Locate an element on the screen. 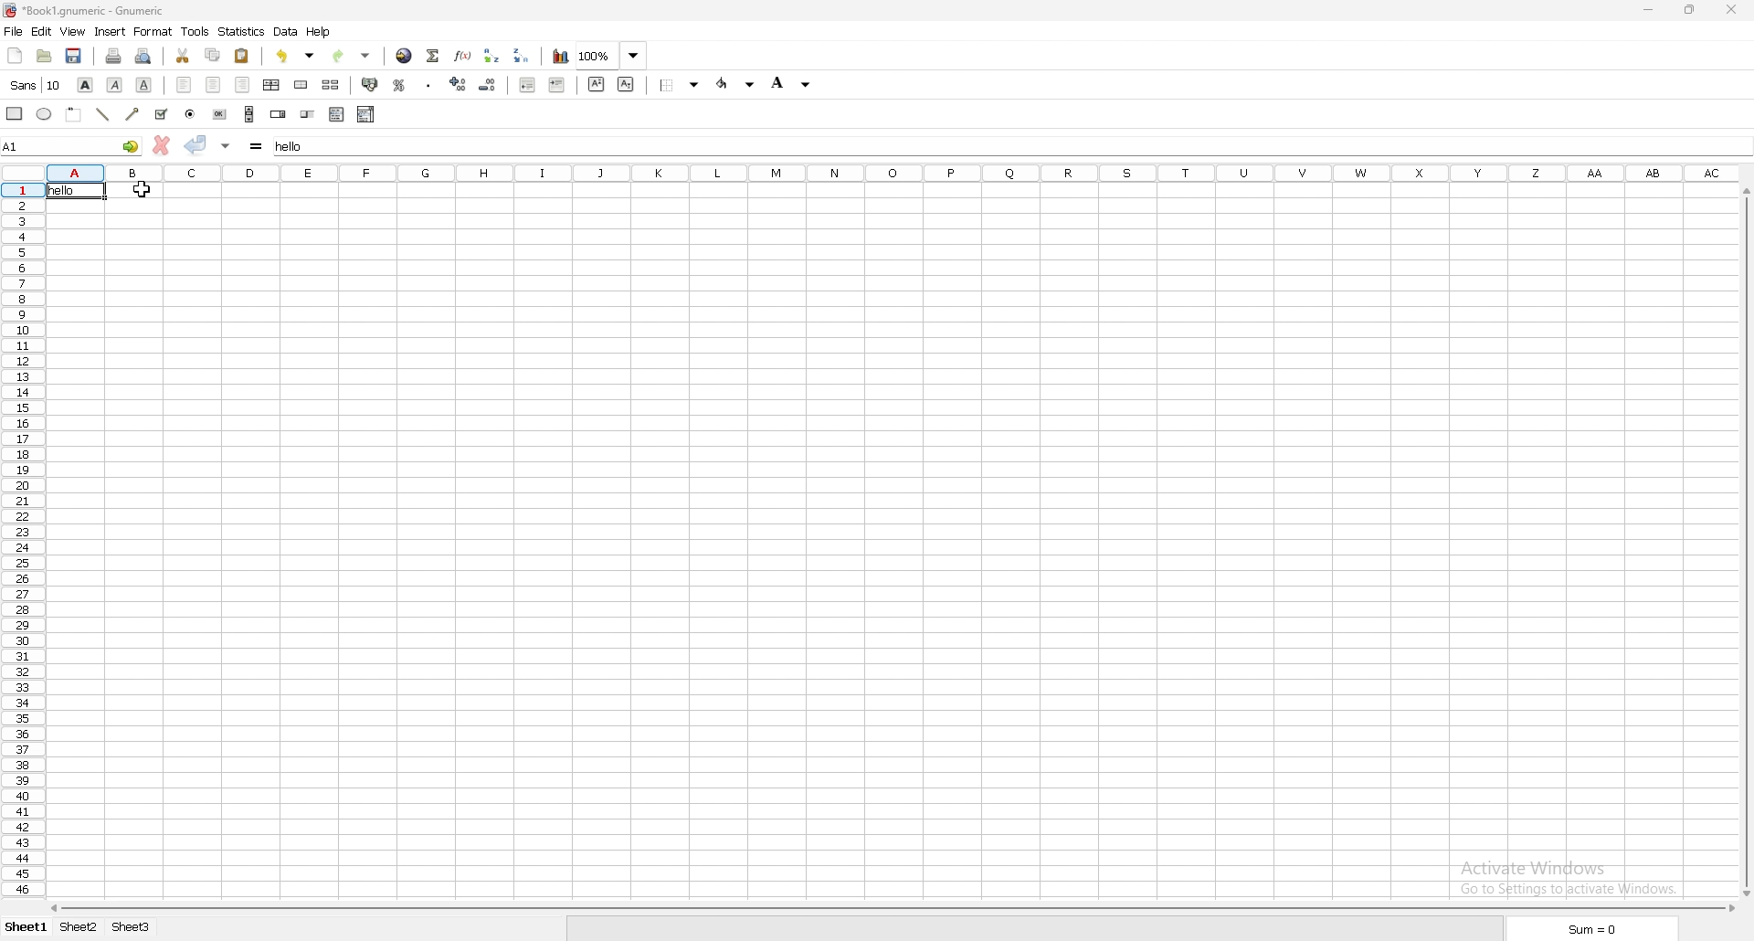  copy is located at coordinates (212, 54).